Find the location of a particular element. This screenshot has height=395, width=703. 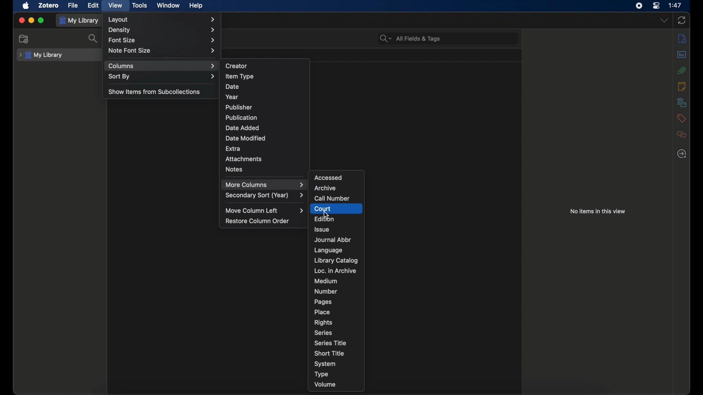

search is located at coordinates (94, 38).